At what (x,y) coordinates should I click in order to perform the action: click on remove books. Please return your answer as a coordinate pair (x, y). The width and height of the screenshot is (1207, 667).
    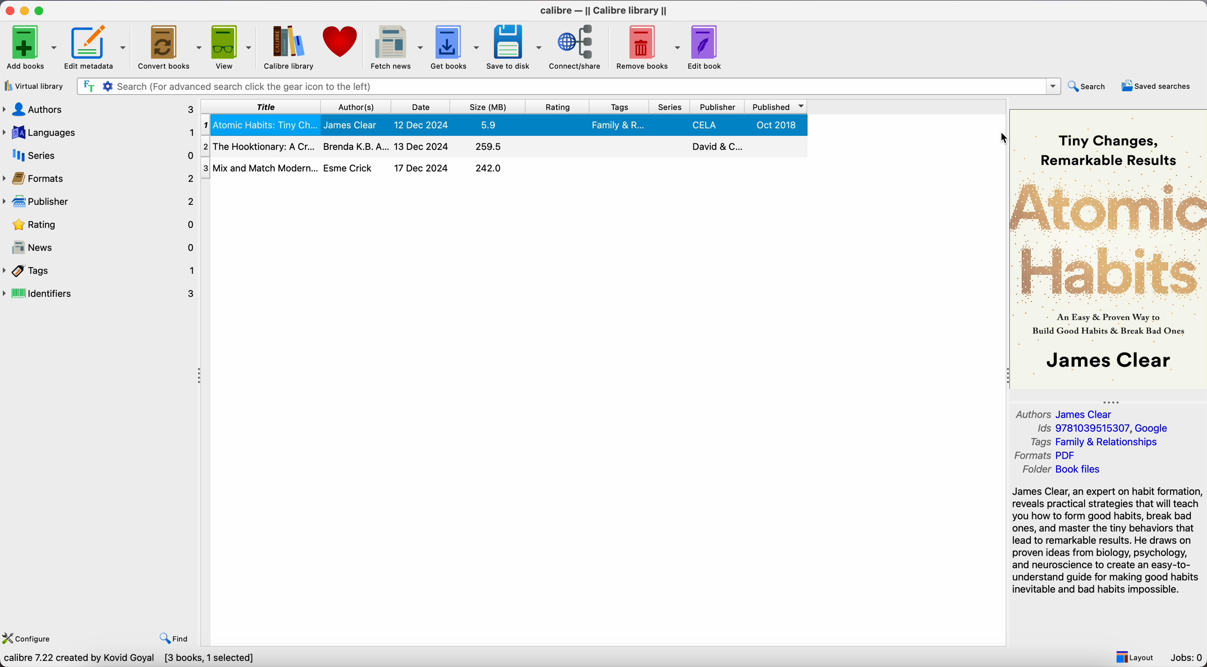
    Looking at the image, I should click on (648, 47).